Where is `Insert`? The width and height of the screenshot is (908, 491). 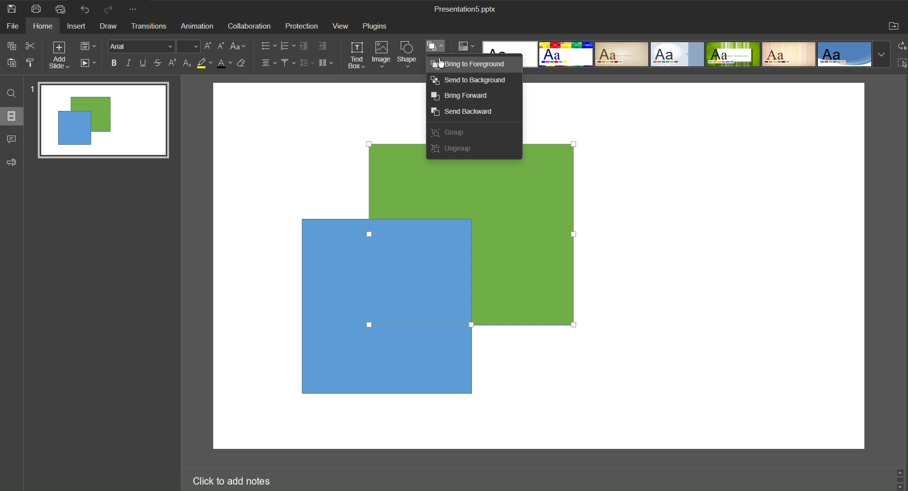
Insert is located at coordinates (79, 27).